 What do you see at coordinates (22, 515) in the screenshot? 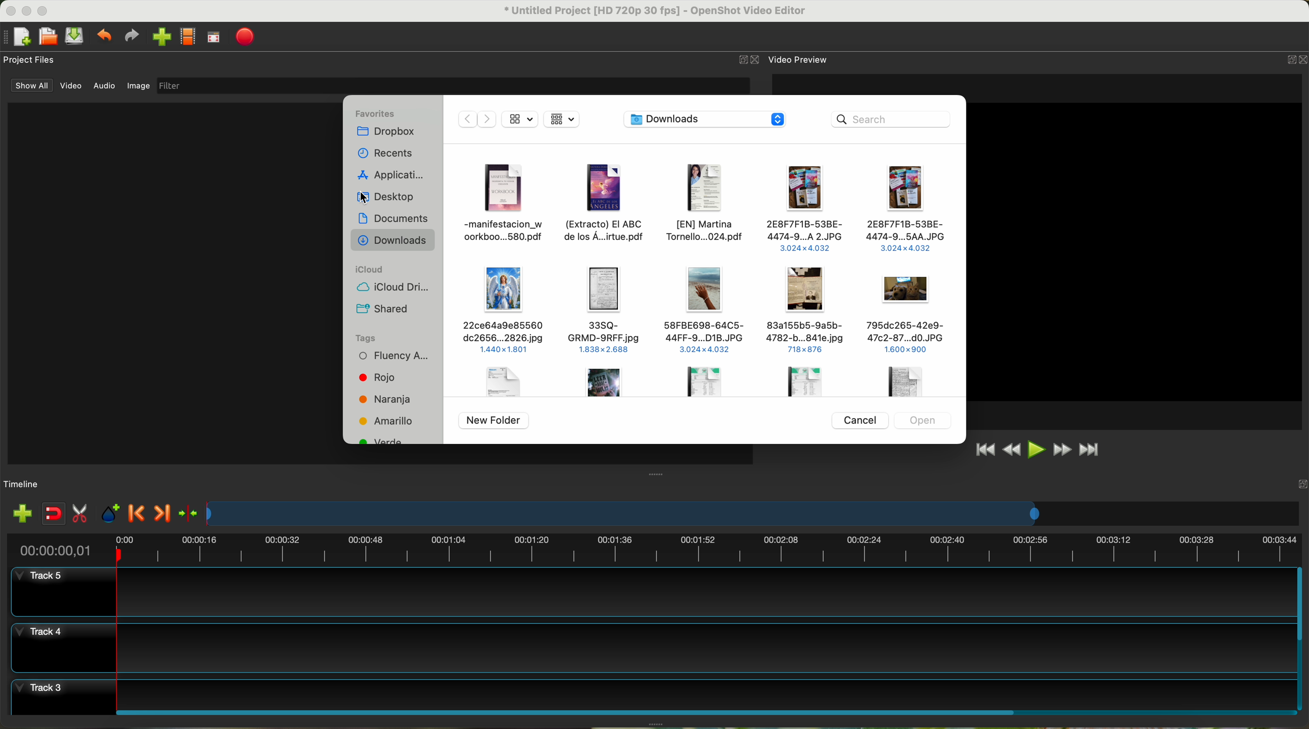
I see `import files` at bounding box center [22, 515].